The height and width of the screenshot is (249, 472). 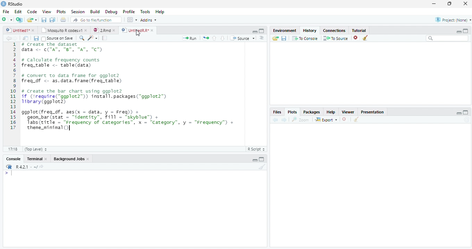 I want to click on Maximize, so click(x=466, y=112).